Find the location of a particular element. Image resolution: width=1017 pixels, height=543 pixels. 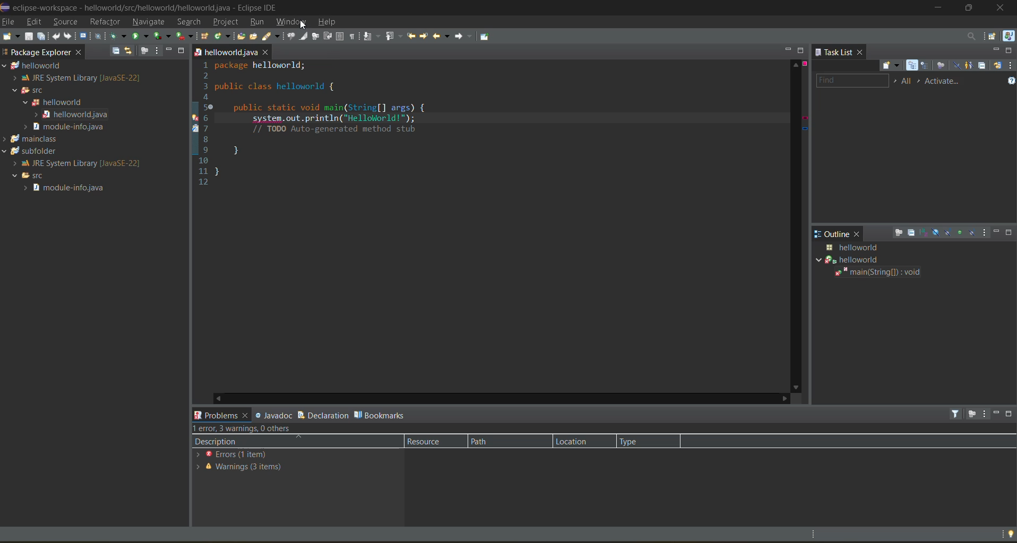

project is located at coordinates (226, 22).